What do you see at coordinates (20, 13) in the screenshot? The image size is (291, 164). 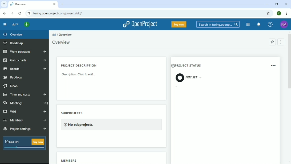 I see `Reload this page` at bounding box center [20, 13].